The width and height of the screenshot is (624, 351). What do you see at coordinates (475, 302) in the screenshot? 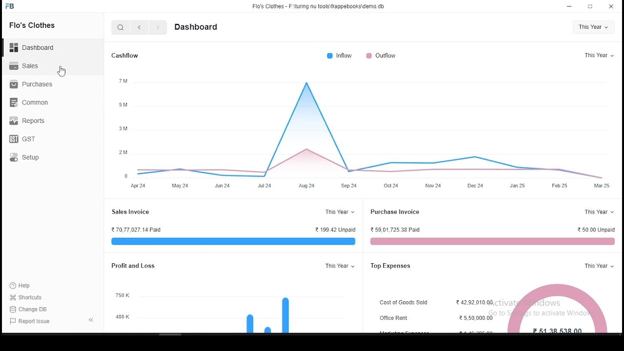
I see `24292,01000.¢ 1` at bounding box center [475, 302].